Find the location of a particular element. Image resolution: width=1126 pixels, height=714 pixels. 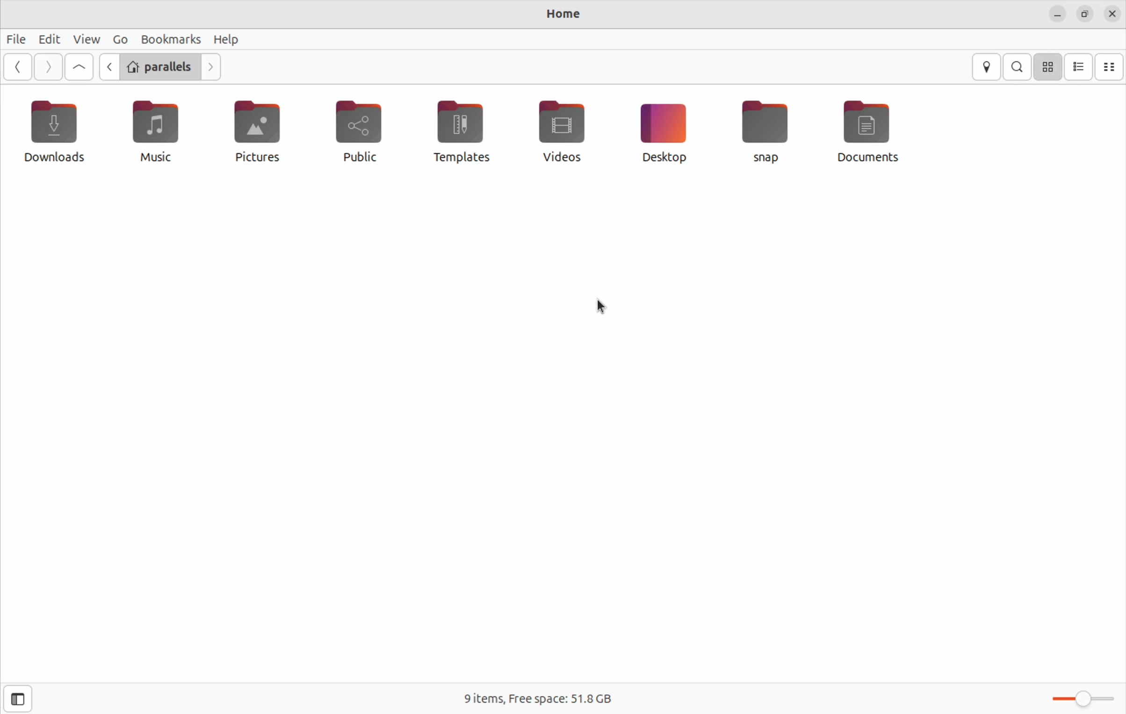

Go next is located at coordinates (212, 65).